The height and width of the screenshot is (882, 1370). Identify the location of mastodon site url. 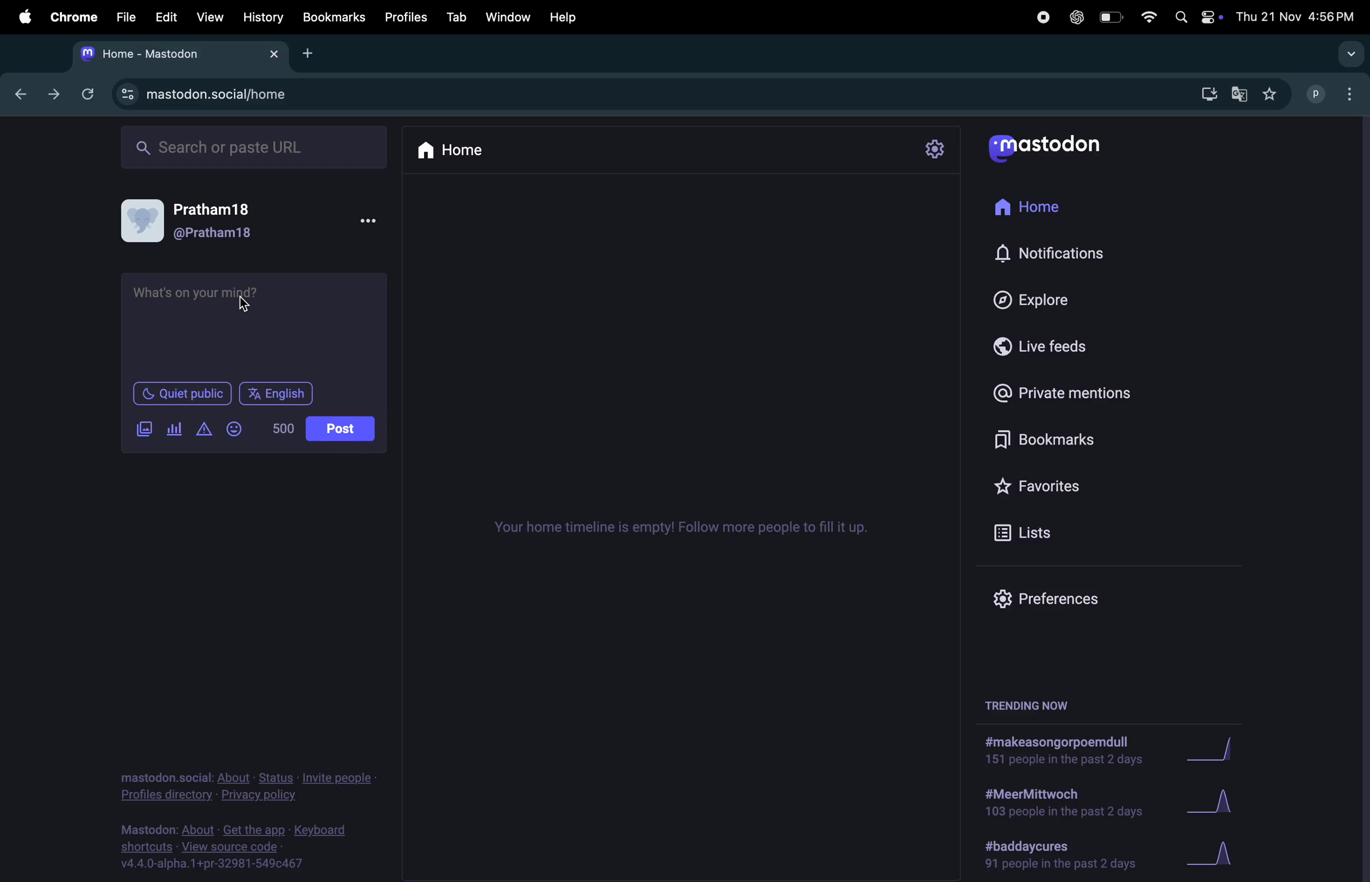
(237, 96).